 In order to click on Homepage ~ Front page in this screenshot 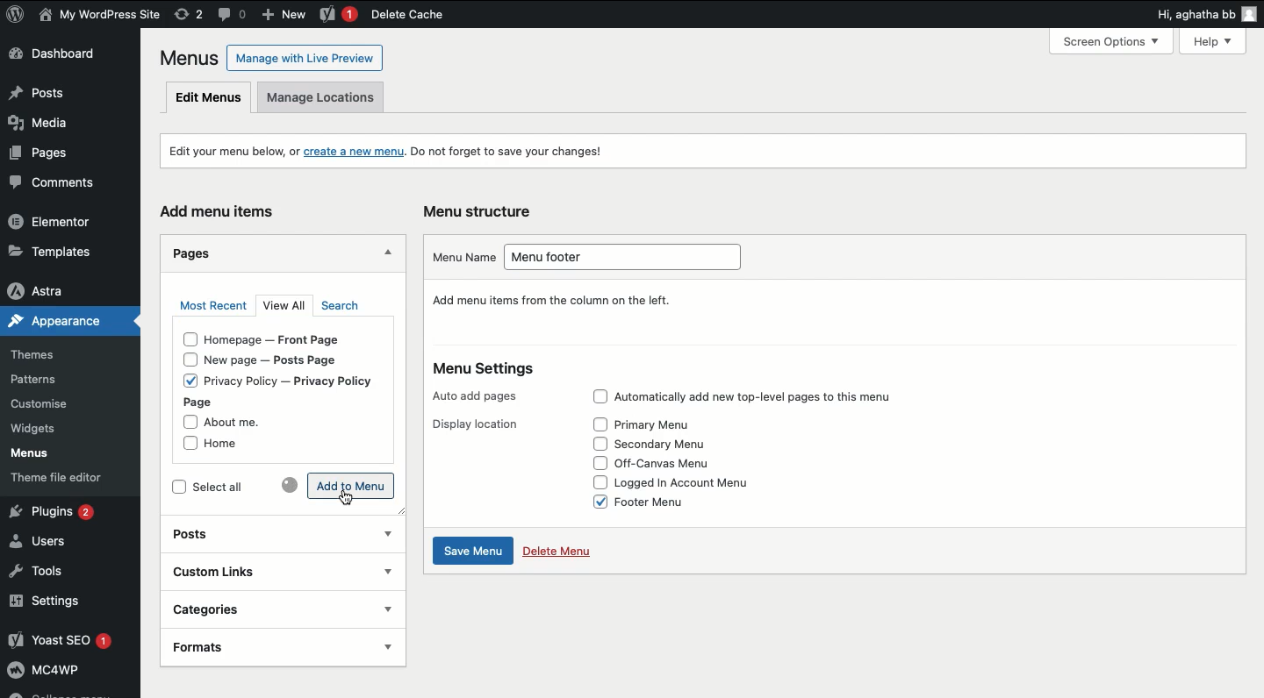, I will do `click(284, 342)`.